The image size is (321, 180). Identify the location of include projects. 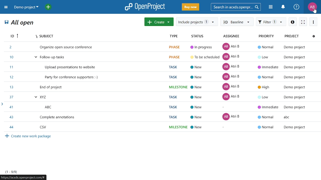
(196, 22).